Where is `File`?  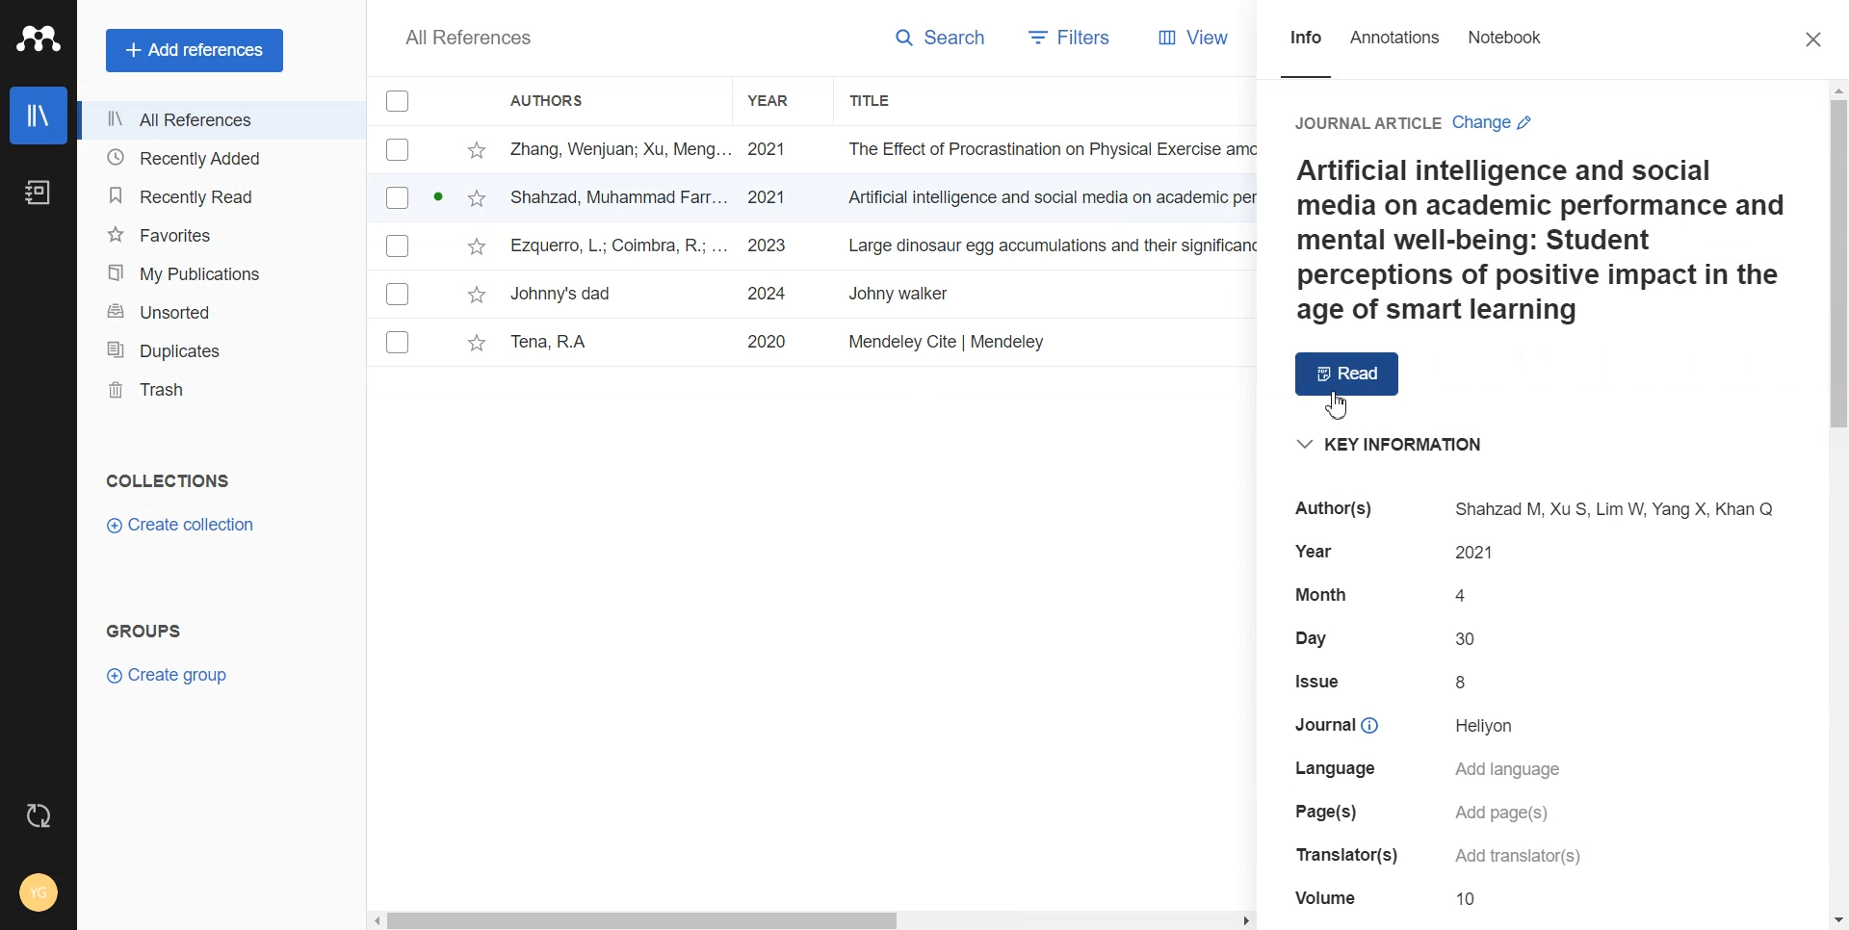 File is located at coordinates (814, 149).